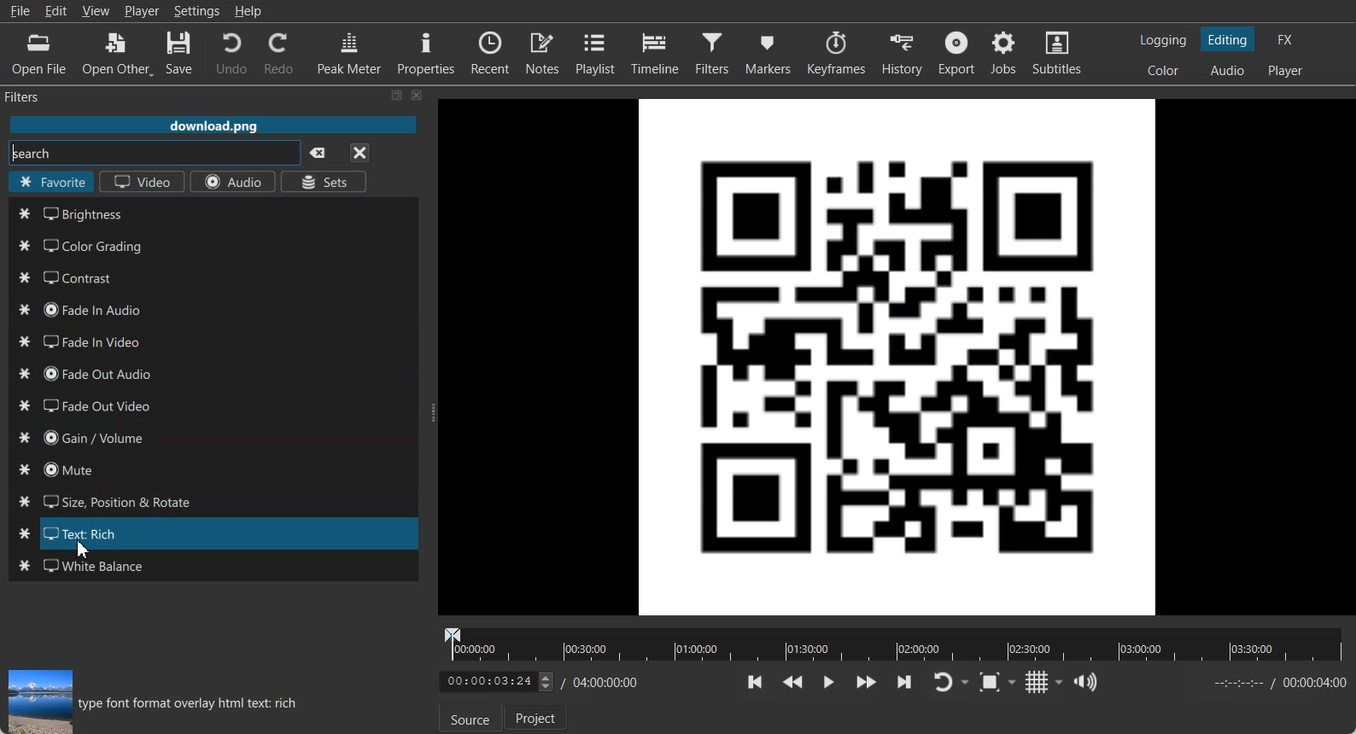 This screenshot has width=1356, height=734. Describe the element at coordinates (656, 52) in the screenshot. I see `Timeline` at that location.